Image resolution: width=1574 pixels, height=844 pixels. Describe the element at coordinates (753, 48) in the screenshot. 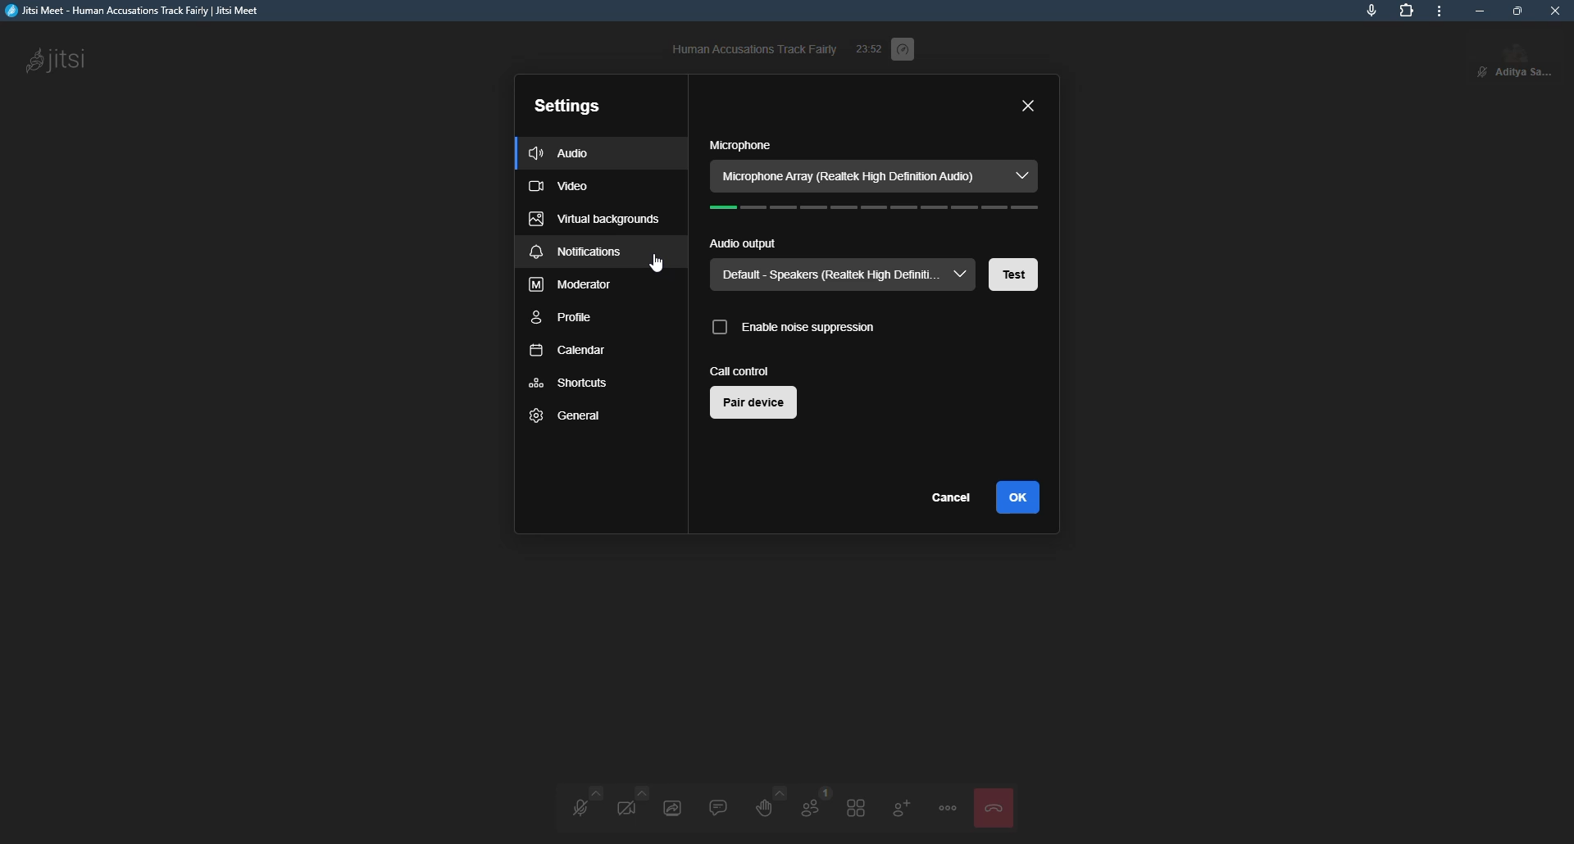

I see `human accusations track fairly` at that location.